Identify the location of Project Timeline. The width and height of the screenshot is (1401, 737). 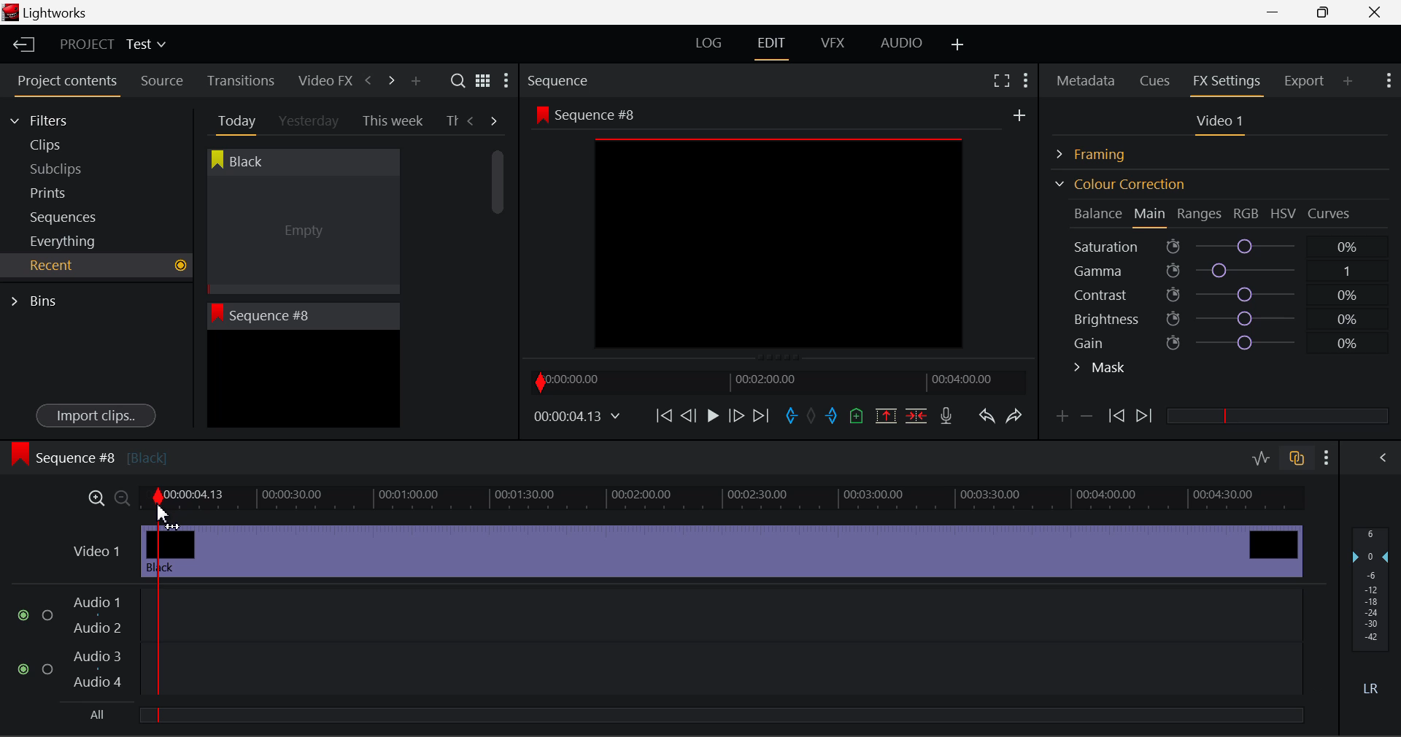
(727, 496).